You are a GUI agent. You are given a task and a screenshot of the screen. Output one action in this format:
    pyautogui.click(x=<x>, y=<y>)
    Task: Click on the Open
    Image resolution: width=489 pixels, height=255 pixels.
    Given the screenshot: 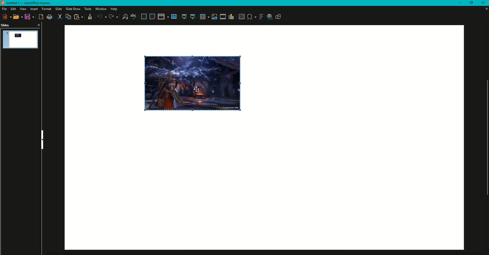 What is the action you would take?
    pyautogui.click(x=18, y=17)
    